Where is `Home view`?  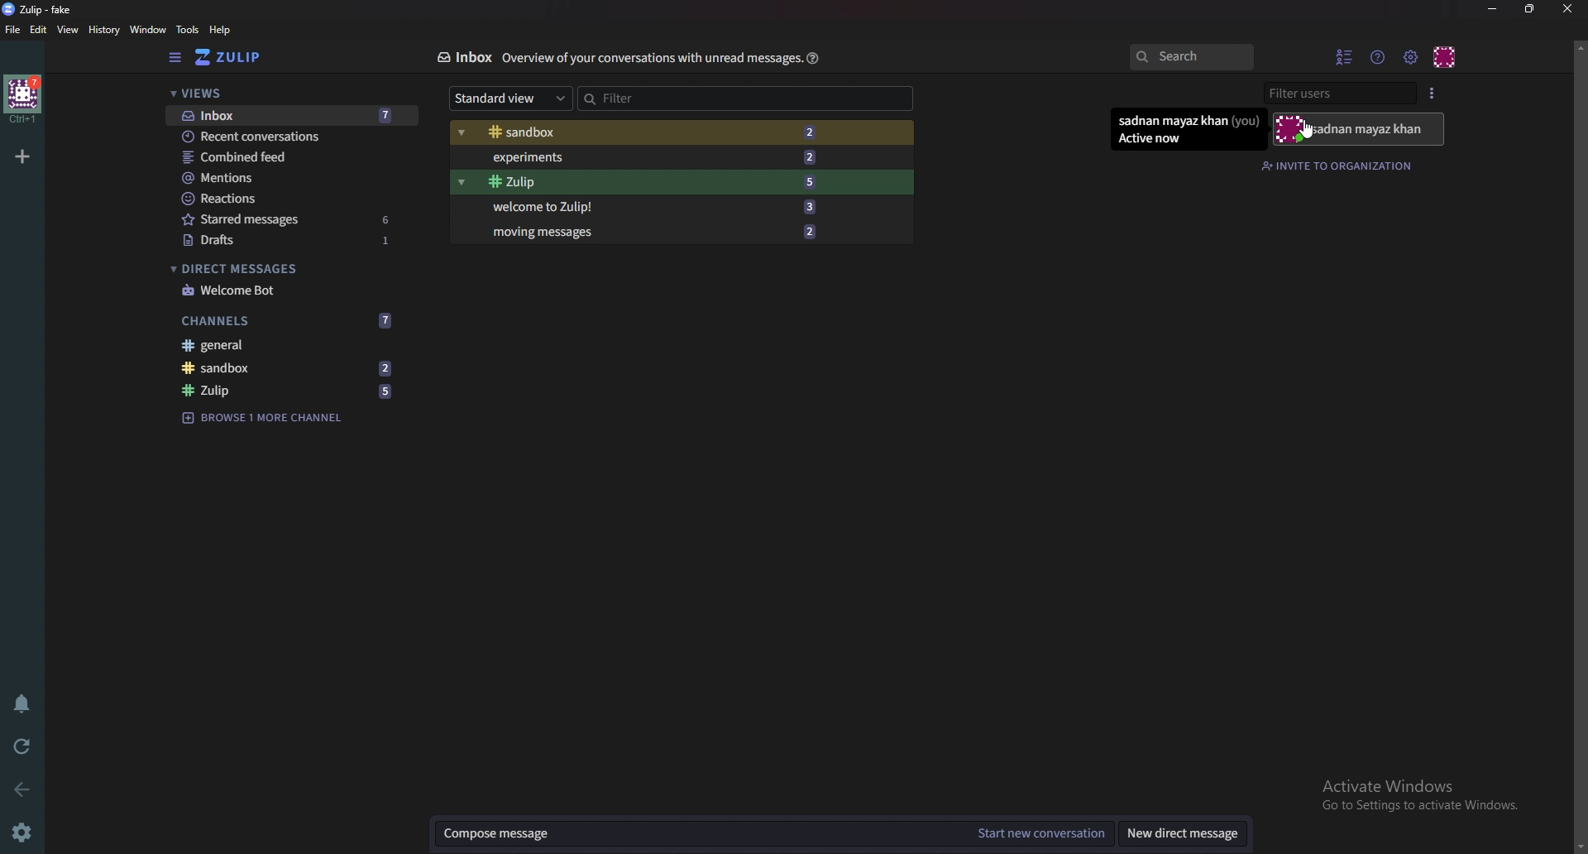
Home view is located at coordinates (233, 59).